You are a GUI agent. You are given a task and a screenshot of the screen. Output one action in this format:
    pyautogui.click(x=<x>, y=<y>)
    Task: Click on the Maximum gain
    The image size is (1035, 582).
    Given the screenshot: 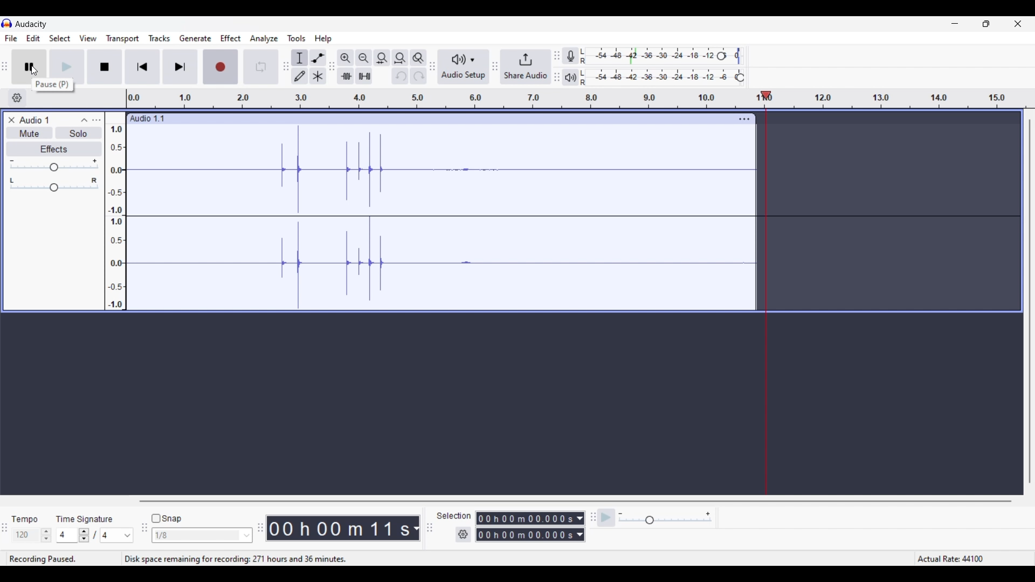 What is the action you would take?
    pyautogui.click(x=95, y=161)
    